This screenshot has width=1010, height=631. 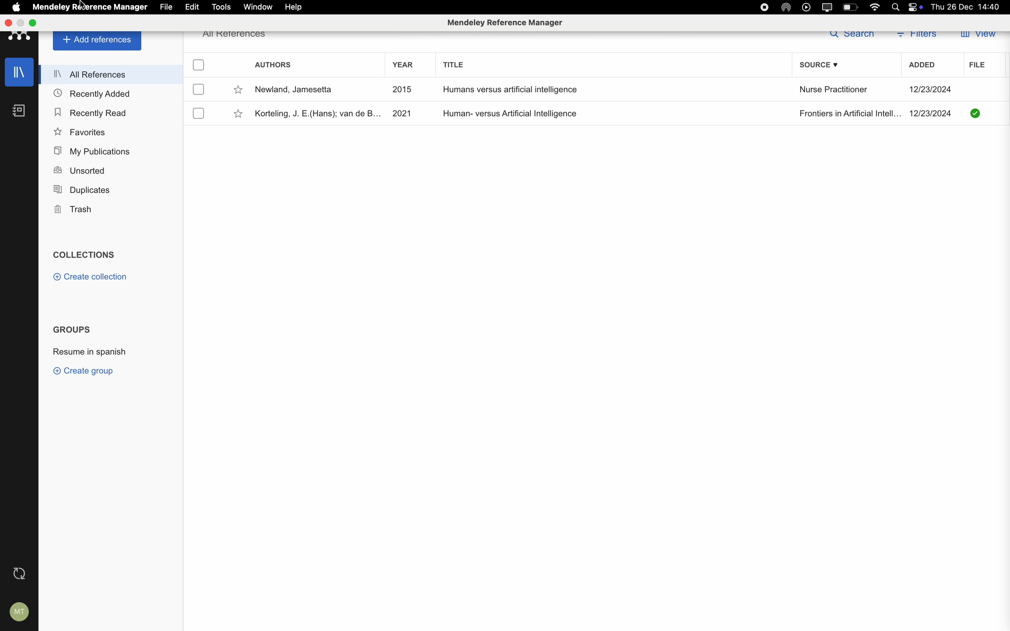 What do you see at coordinates (931, 90) in the screenshot?
I see `12/23/2024` at bounding box center [931, 90].